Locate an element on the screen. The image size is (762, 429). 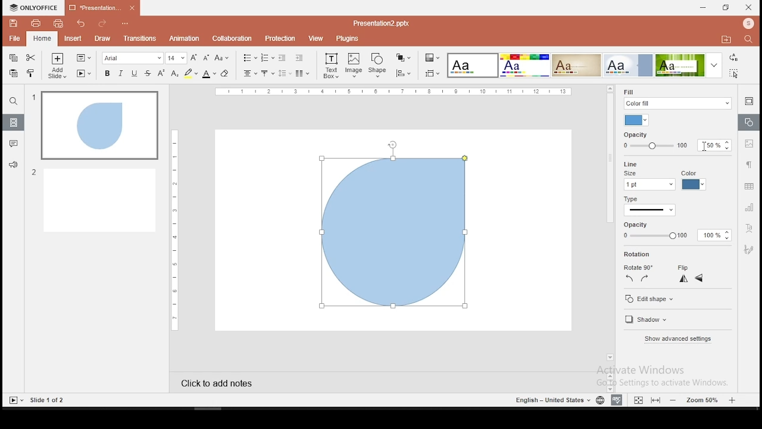
plugins is located at coordinates (348, 38).